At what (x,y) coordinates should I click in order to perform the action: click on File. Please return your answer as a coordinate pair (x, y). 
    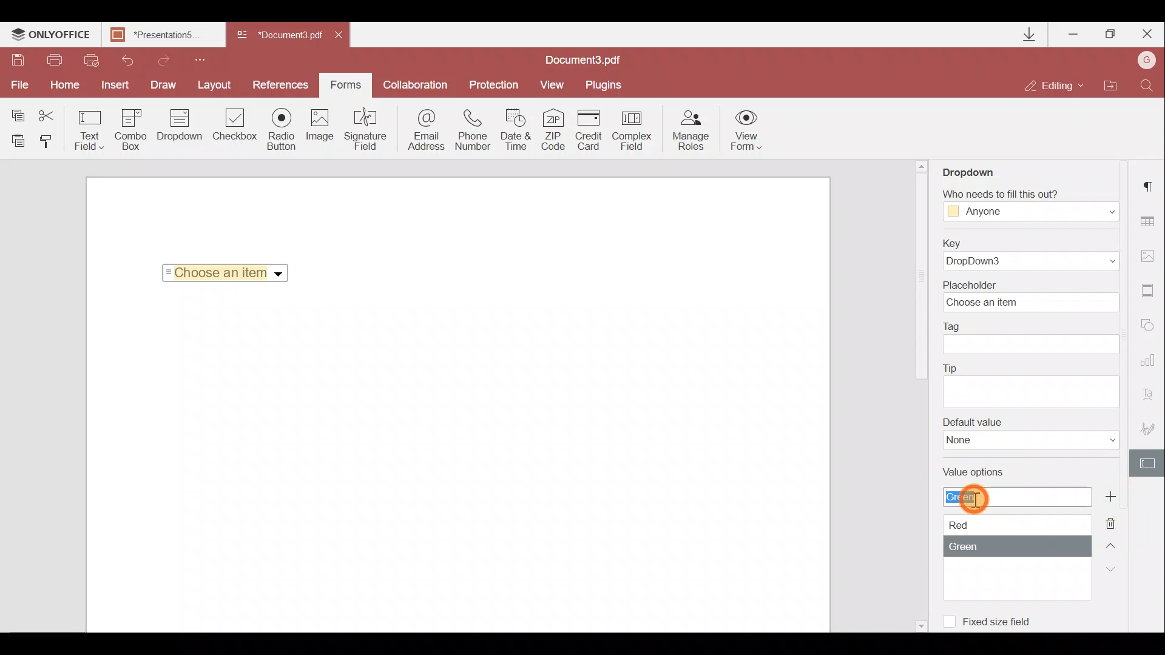
    Looking at the image, I should click on (21, 86).